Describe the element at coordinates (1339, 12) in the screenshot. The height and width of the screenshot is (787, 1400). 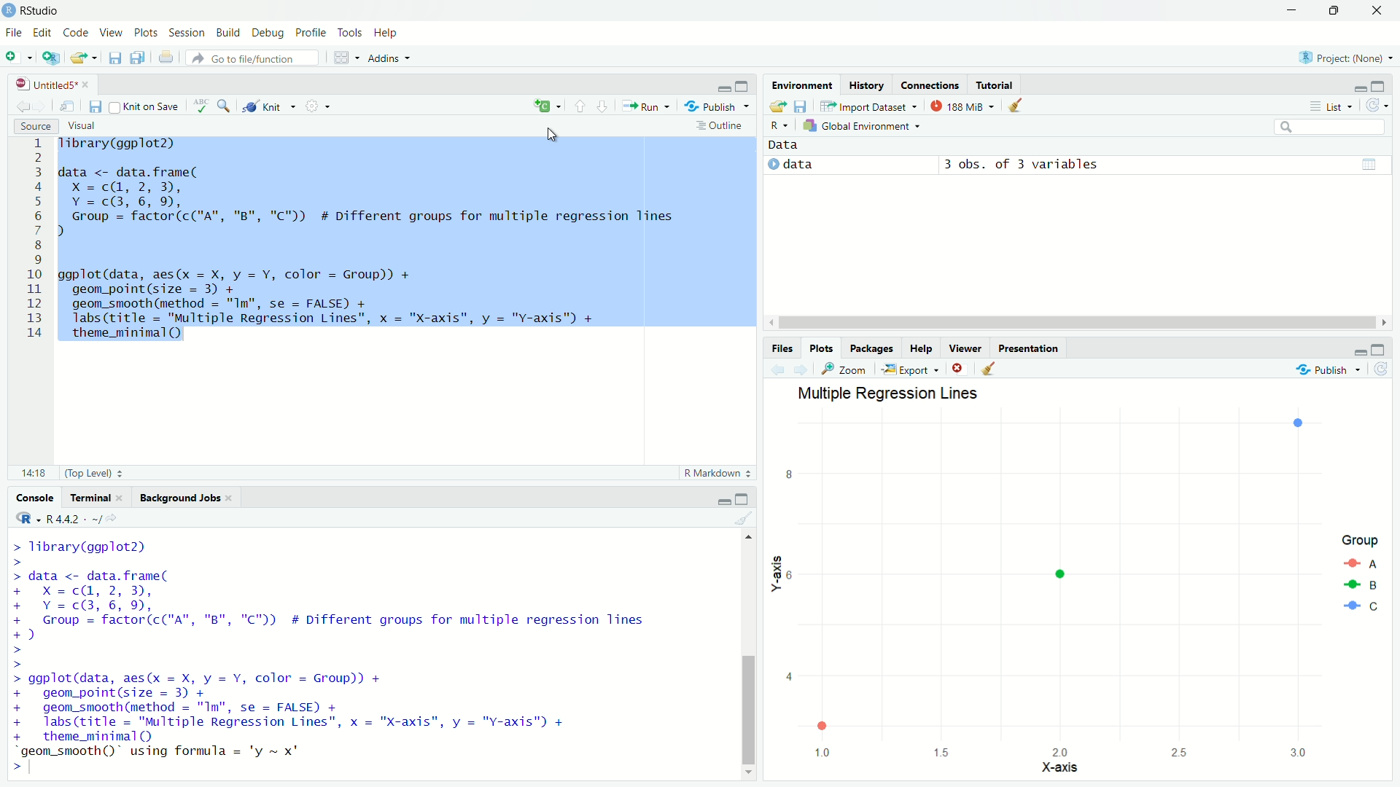
I see `maximise` at that location.